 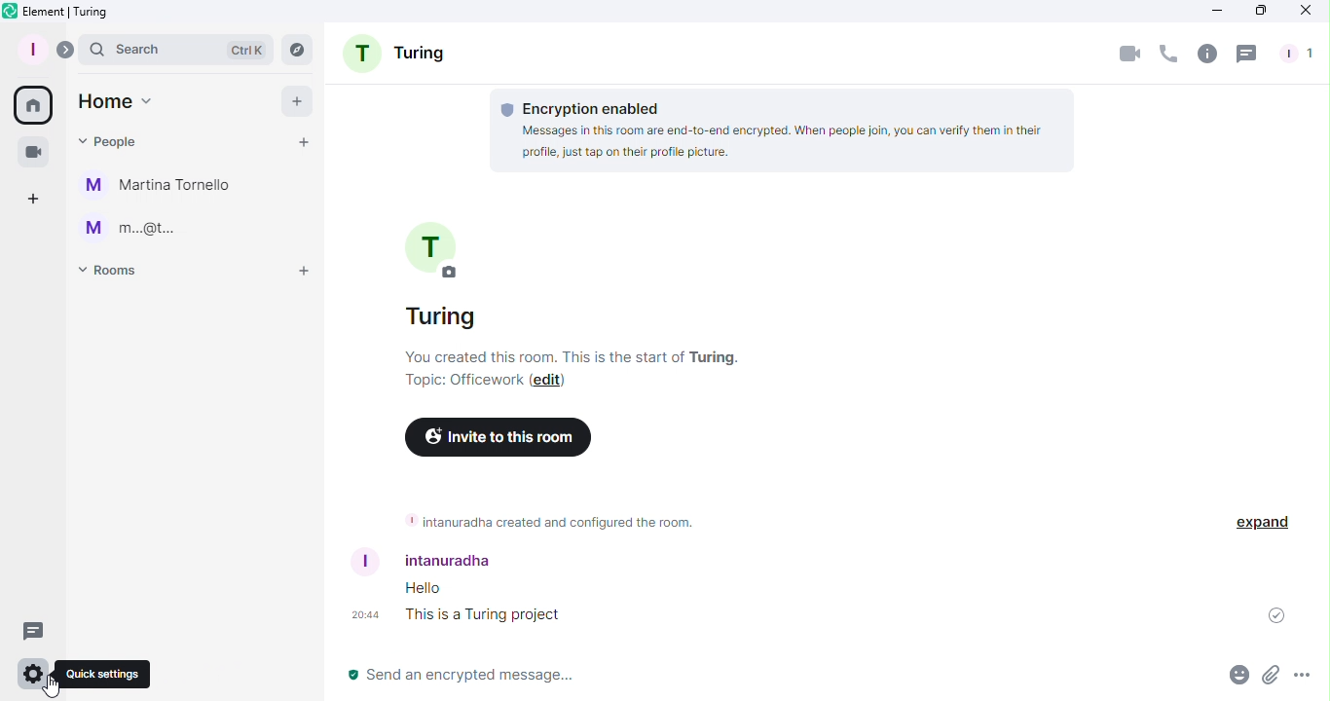 I want to click on Quick settings, so click(x=102, y=675).